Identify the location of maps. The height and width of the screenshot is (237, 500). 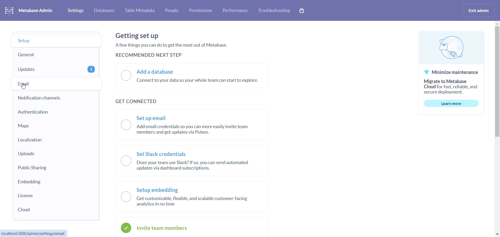
(47, 126).